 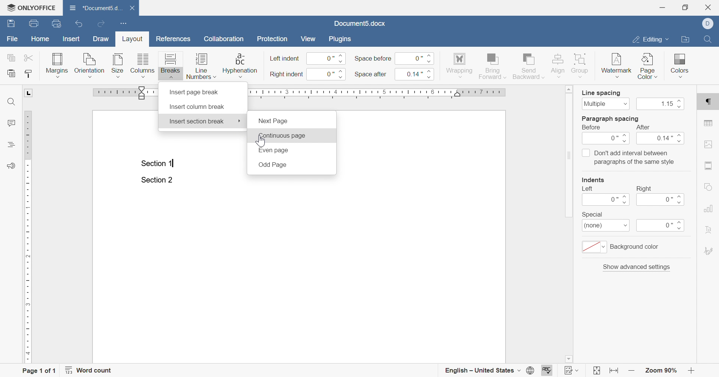 What do you see at coordinates (240, 121) in the screenshot?
I see `cursor` at bounding box center [240, 121].